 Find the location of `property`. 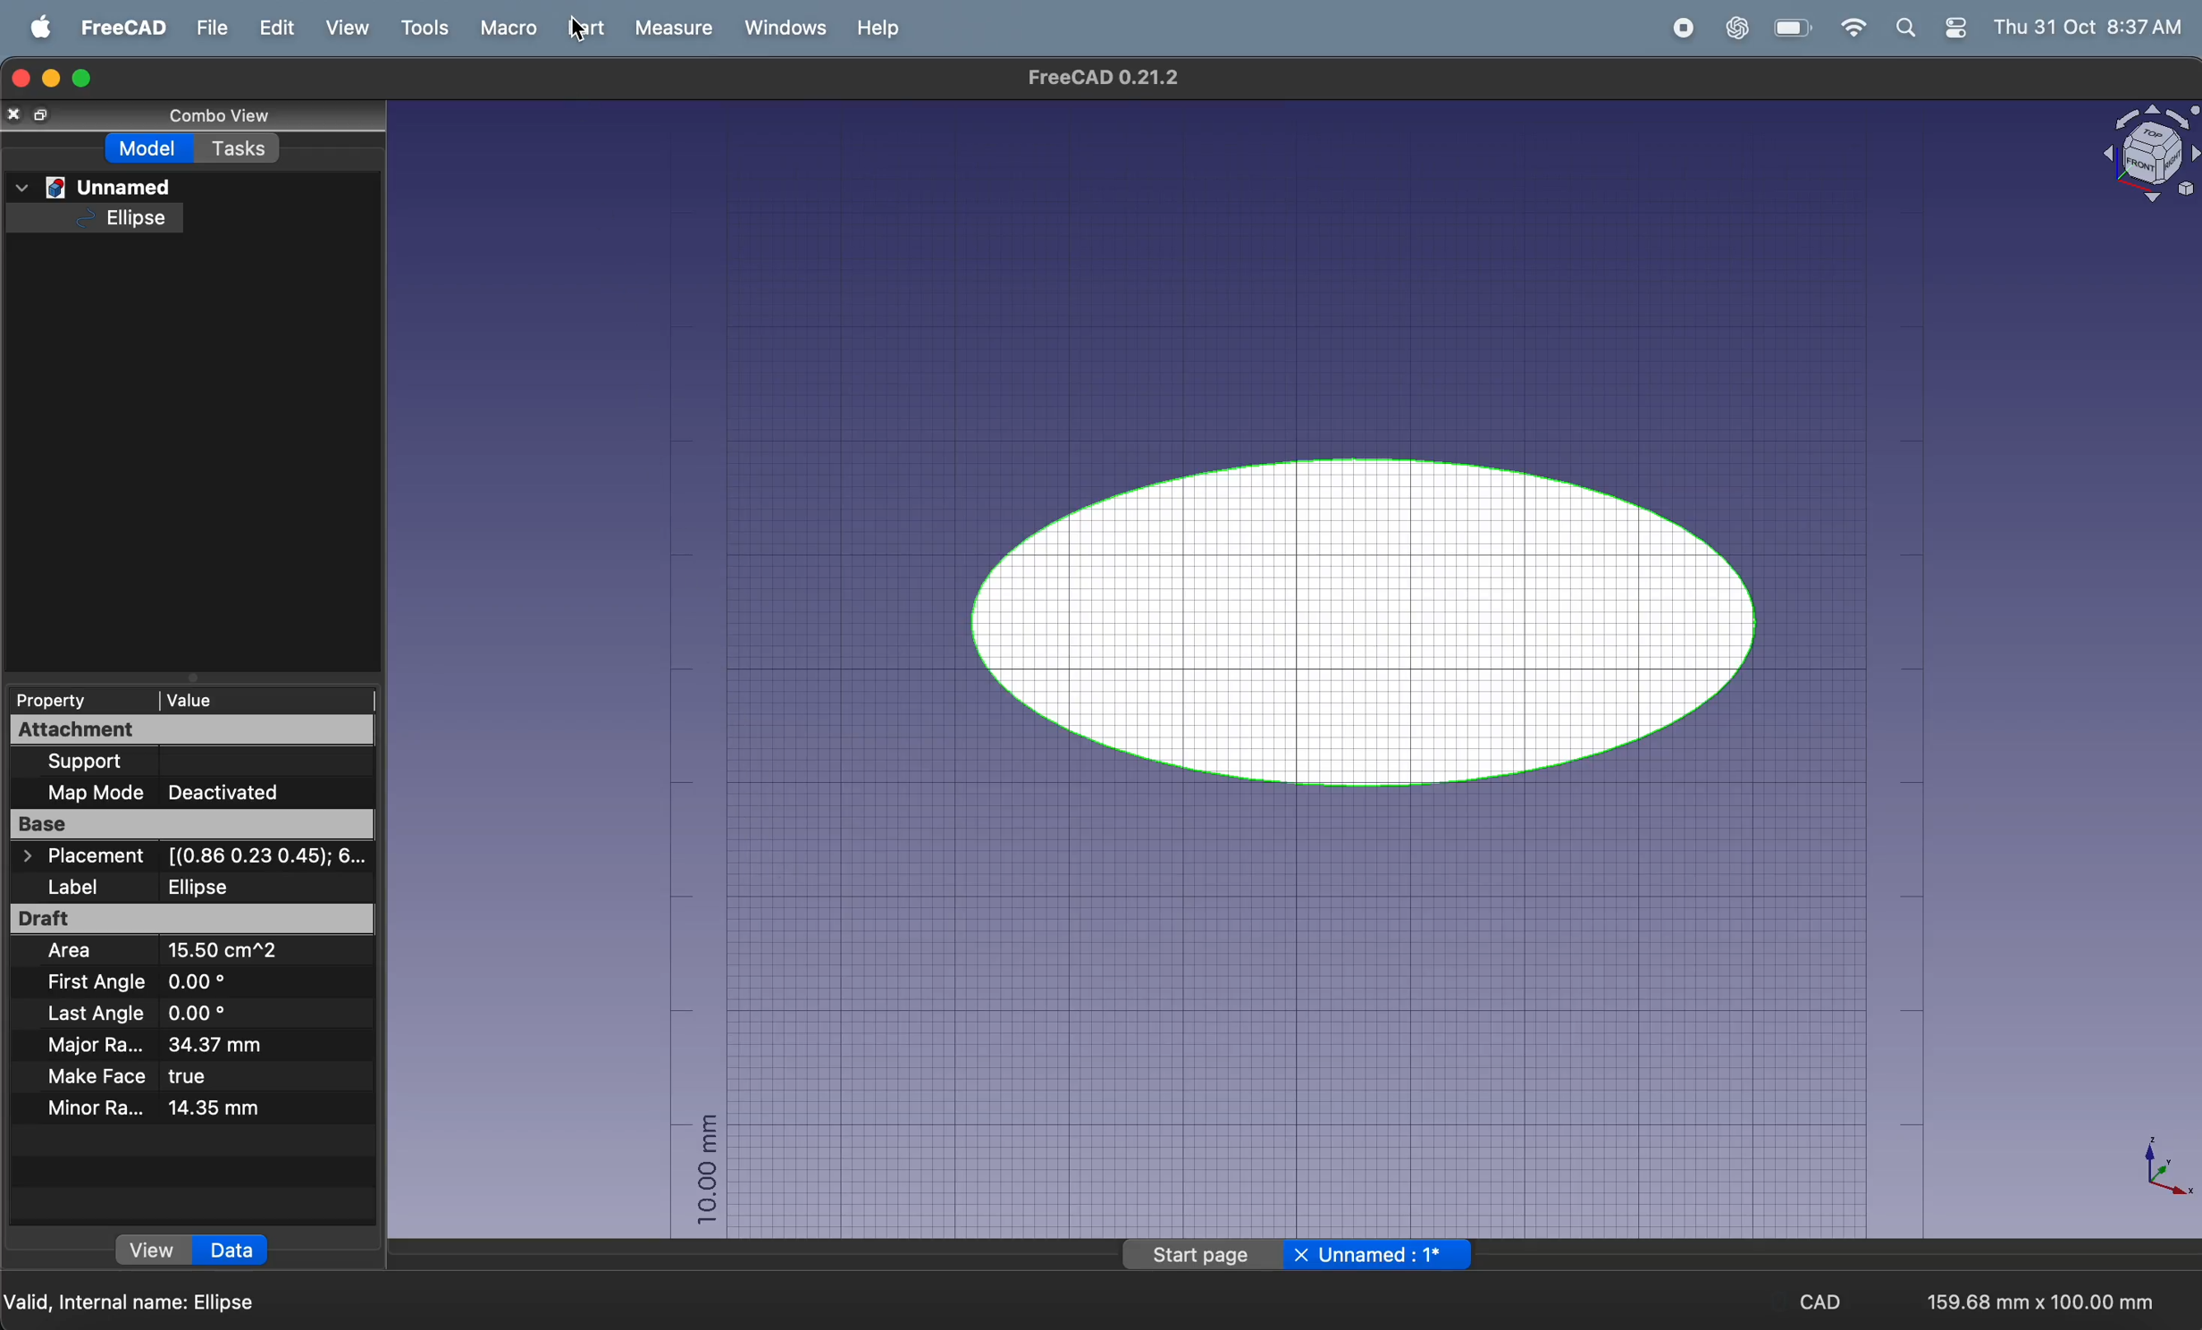

property is located at coordinates (55, 700).